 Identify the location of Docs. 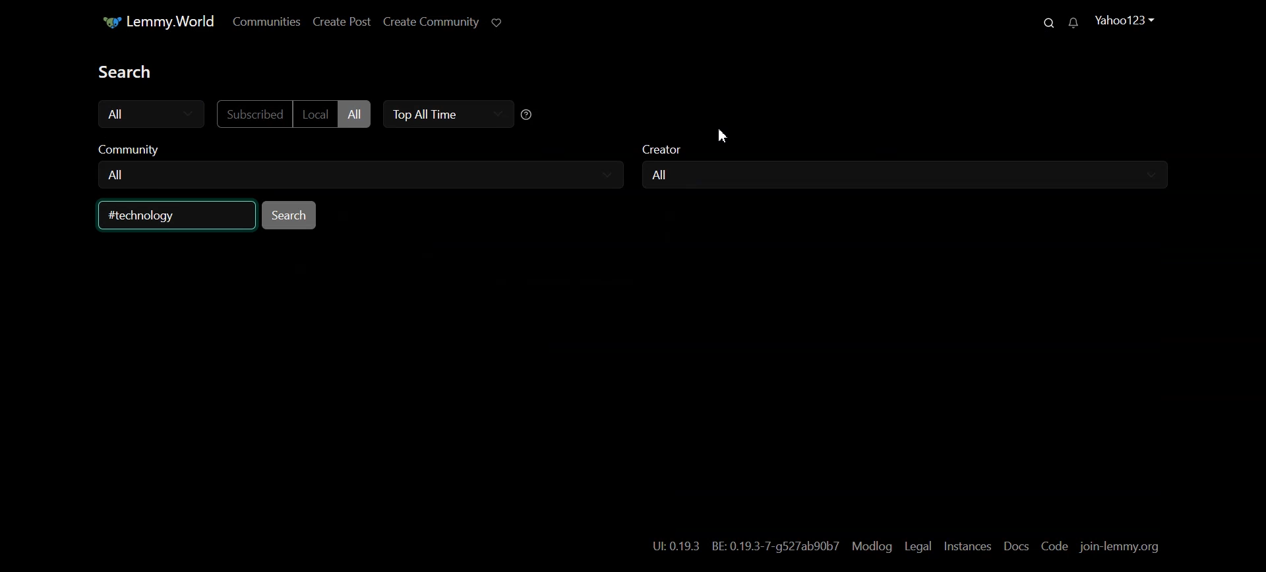
(1017, 546).